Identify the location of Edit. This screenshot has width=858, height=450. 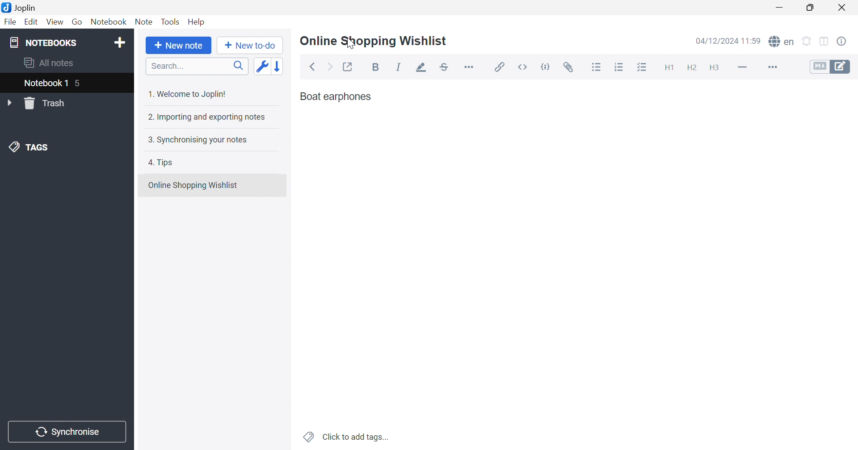
(32, 22).